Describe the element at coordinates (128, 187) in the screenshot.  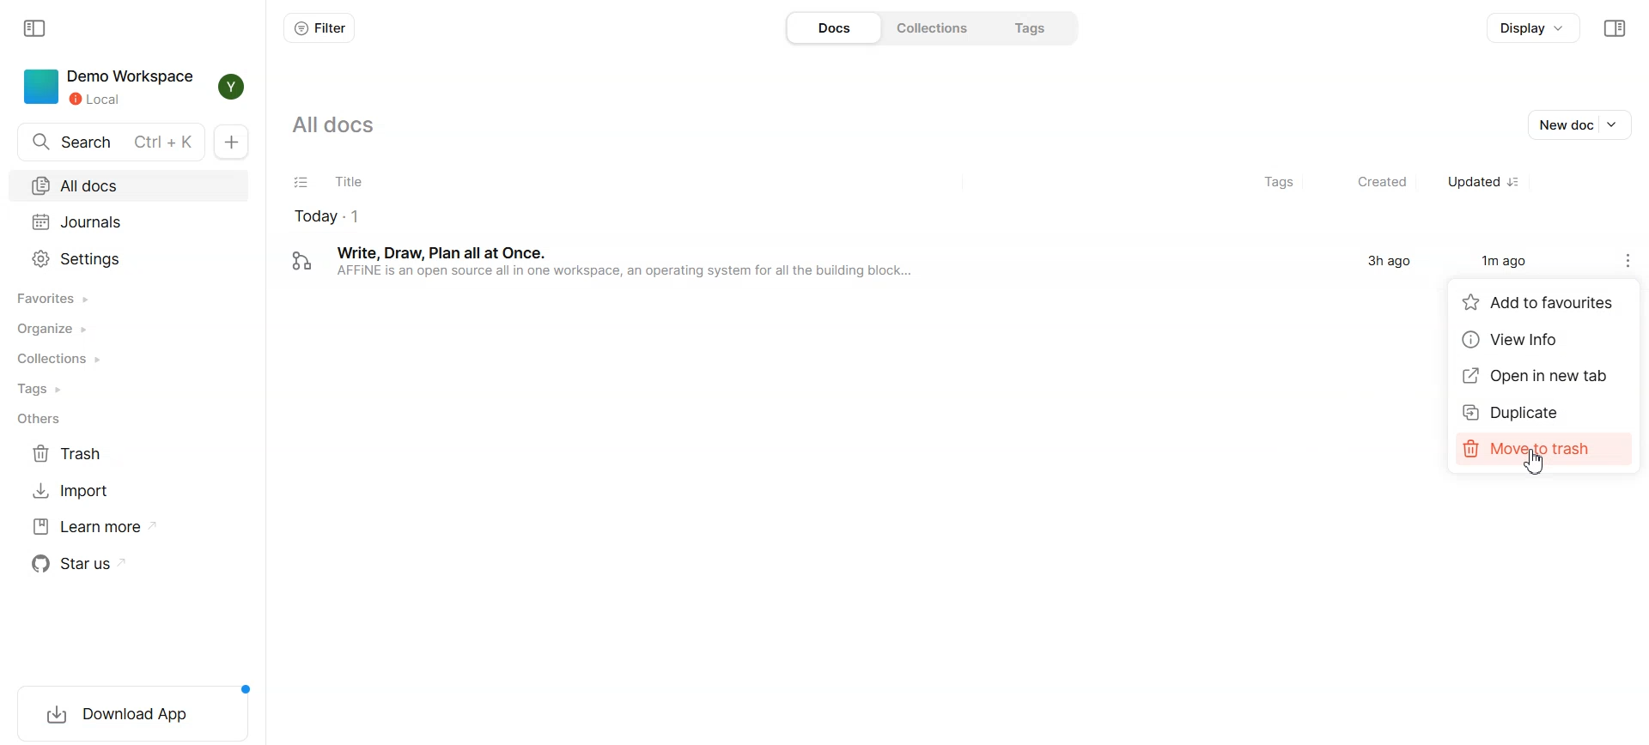
I see `All docs` at that location.